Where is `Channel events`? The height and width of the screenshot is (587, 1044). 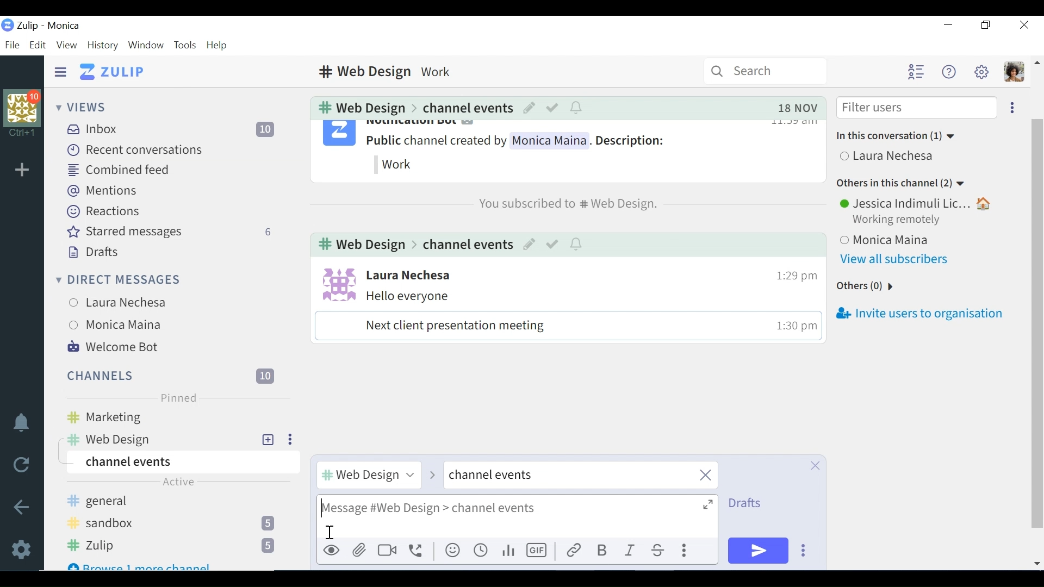
Channel events is located at coordinates (465, 245).